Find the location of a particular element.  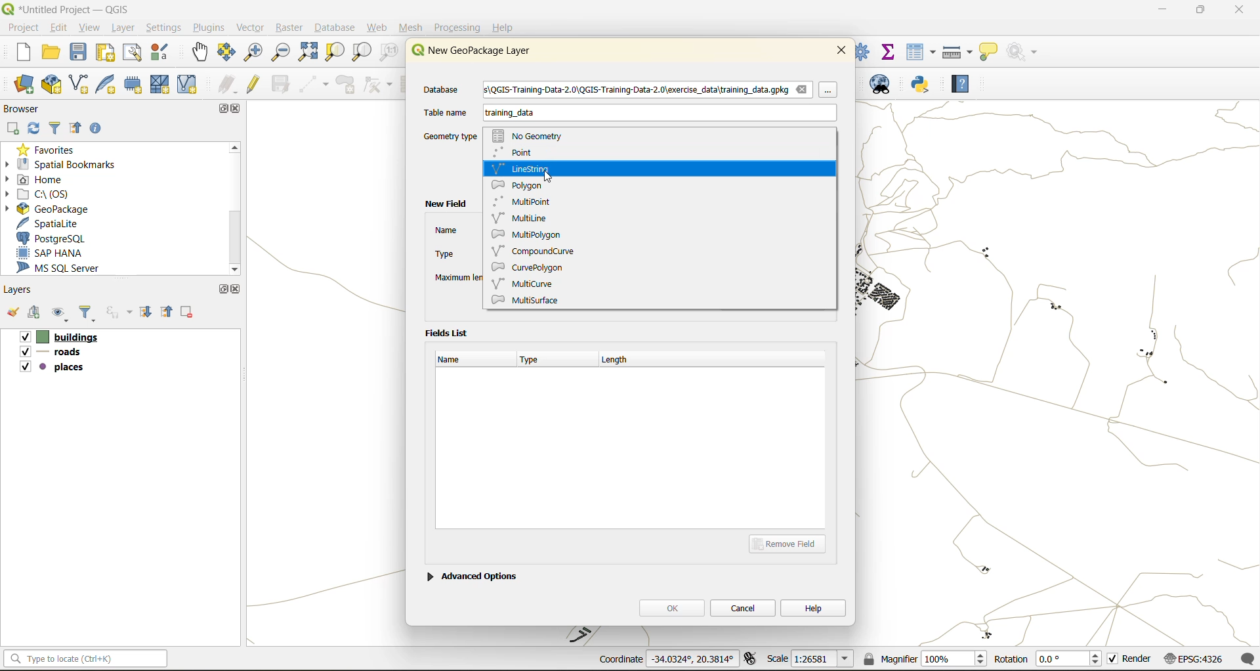

fields list is located at coordinates (450, 332).